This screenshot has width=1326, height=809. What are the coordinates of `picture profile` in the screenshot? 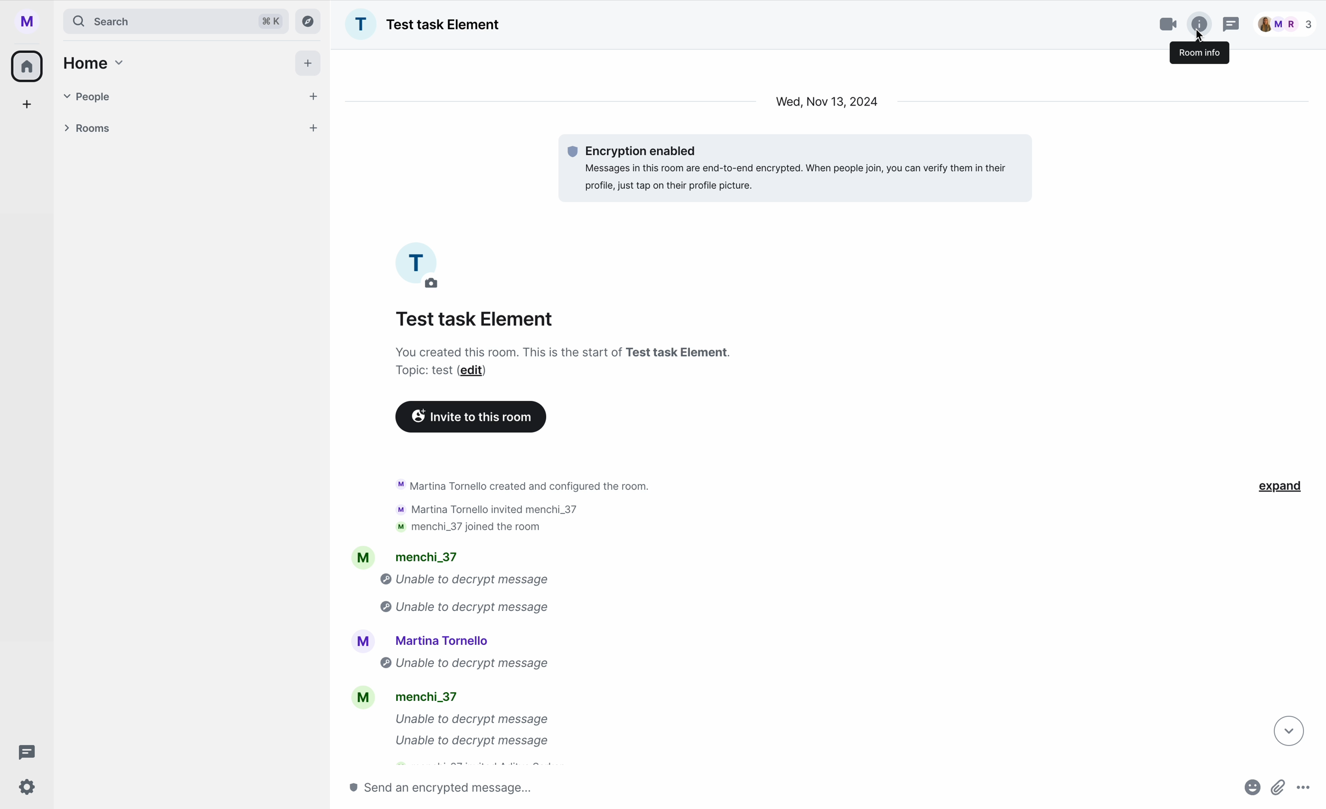 It's located at (420, 269).